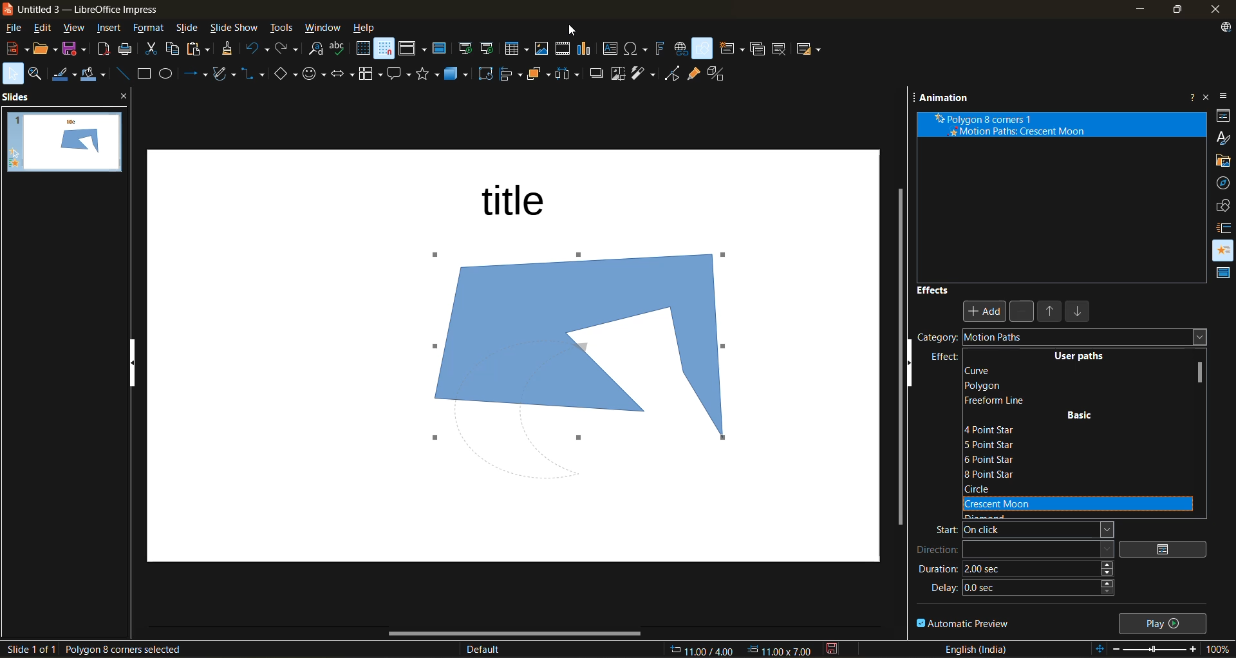 The height and width of the screenshot is (658, 1236). Describe the element at coordinates (942, 359) in the screenshot. I see `effect` at that location.